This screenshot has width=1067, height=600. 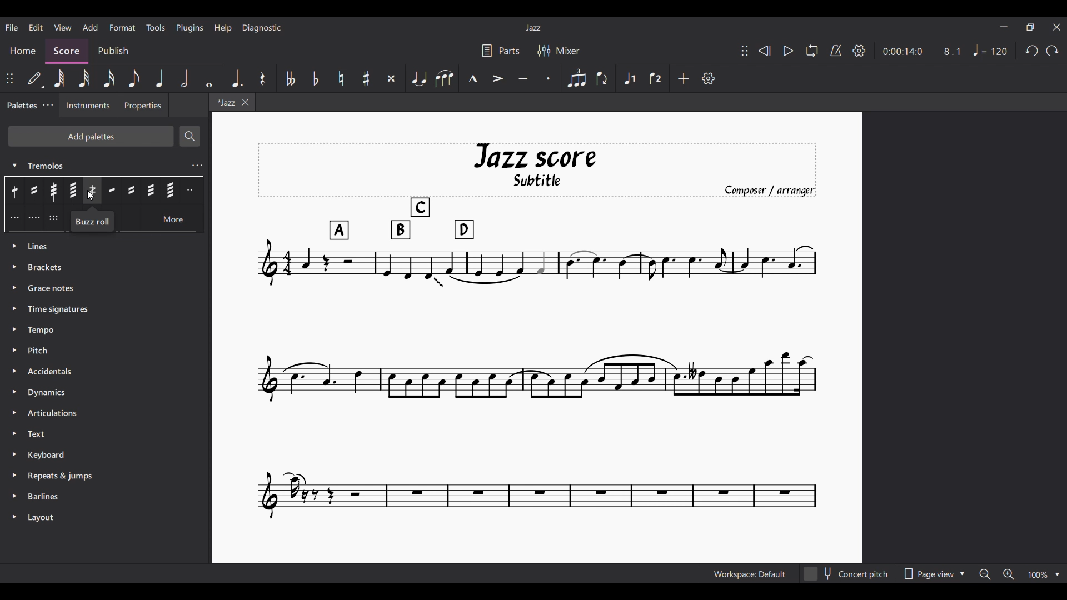 I want to click on Time signature, so click(x=105, y=309).